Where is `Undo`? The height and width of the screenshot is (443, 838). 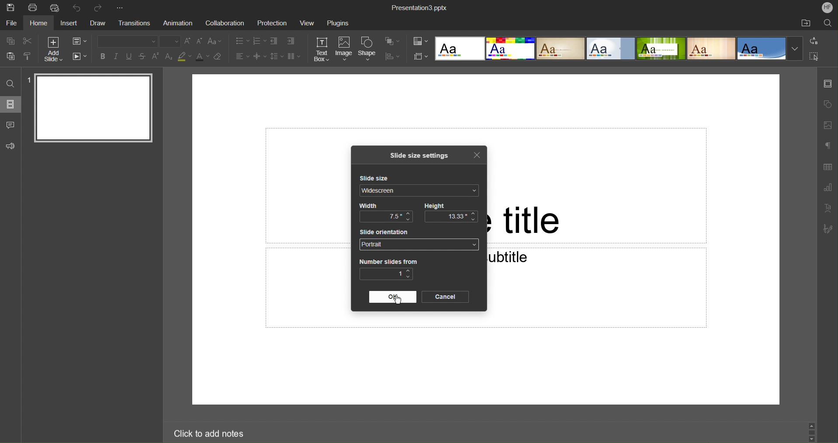
Undo is located at coordinates (78, 7).